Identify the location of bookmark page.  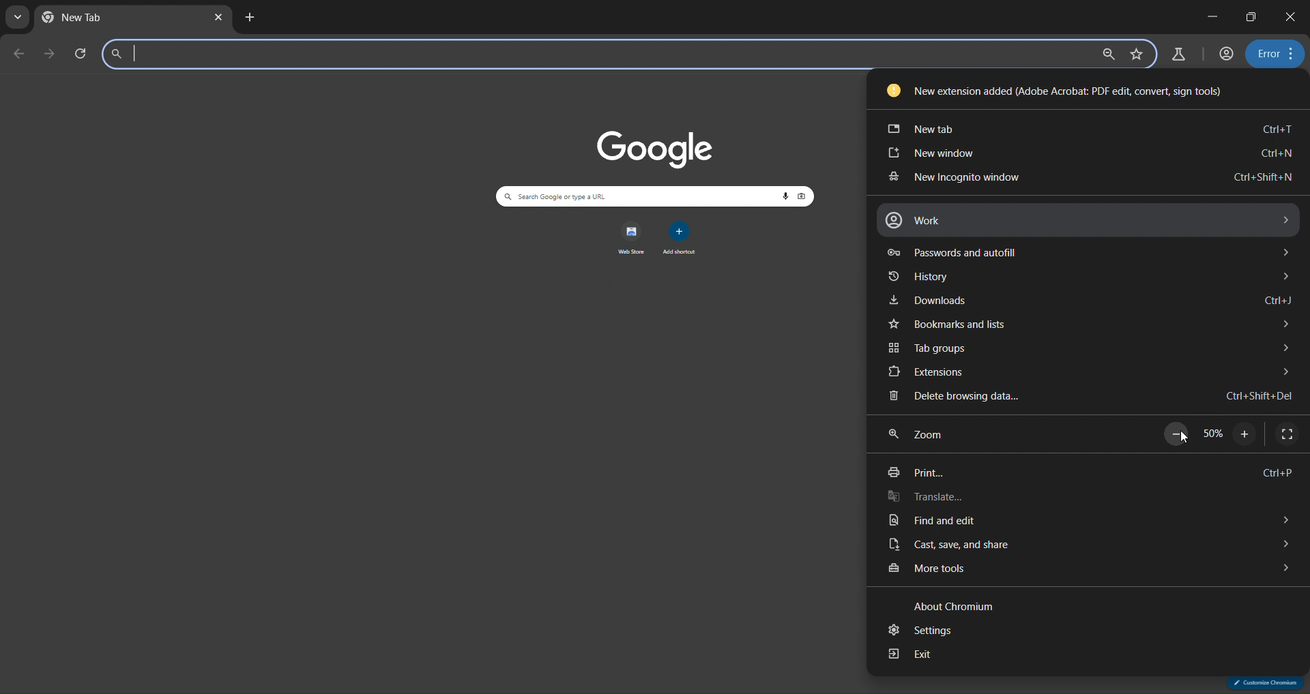
(1139, 55).